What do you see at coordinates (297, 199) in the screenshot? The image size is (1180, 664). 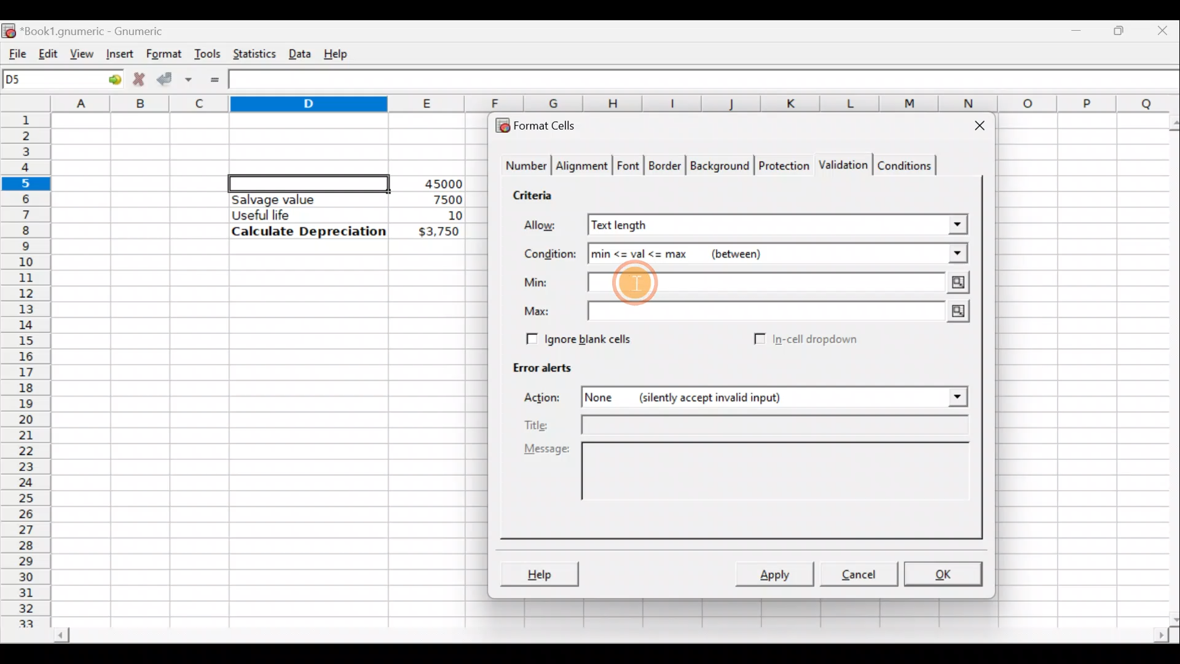 I see `Salvage value` at bounding box center [297, 199].